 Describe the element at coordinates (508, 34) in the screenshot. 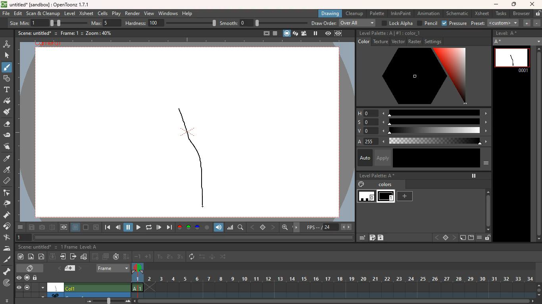

I see `Level: A*` at that location.